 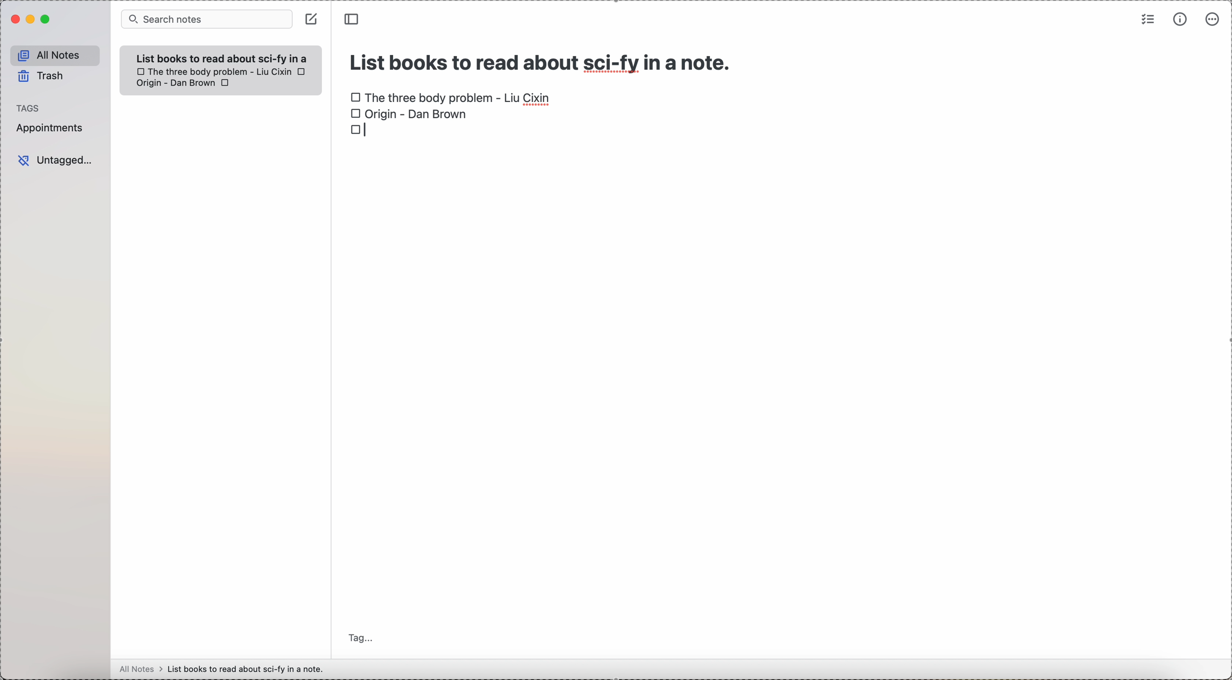 I want to click on close Simplenote, so click(x=13, y=19).